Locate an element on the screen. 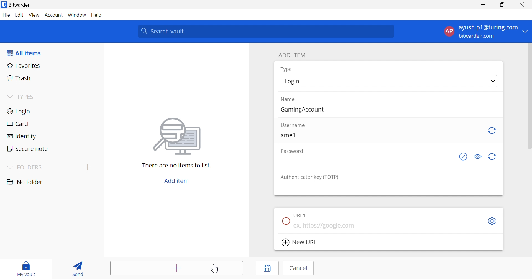 This screenshot has height=279, width=532. Toggle visibility is located at coordinates (479, 156).